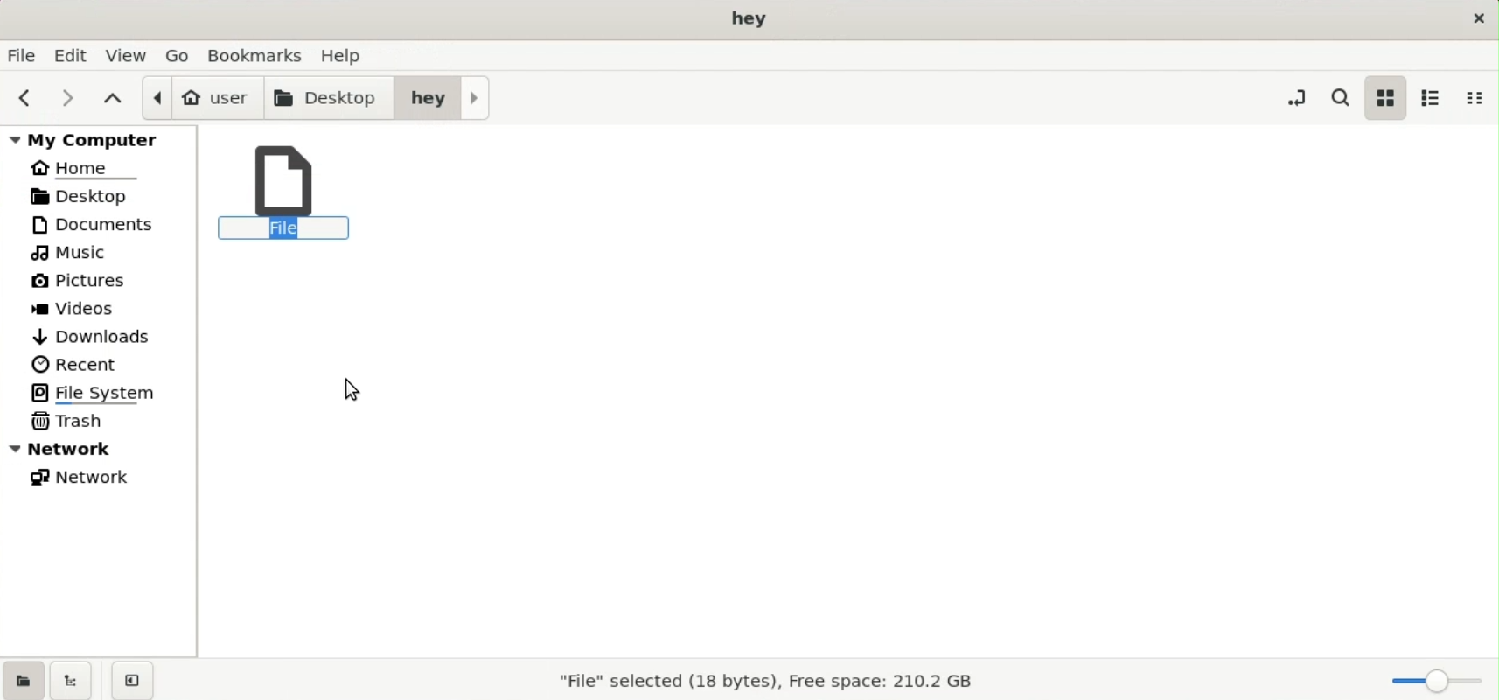 The height and width of the screenshot is (700, 1499). I want to click on help, so click(346, 52).